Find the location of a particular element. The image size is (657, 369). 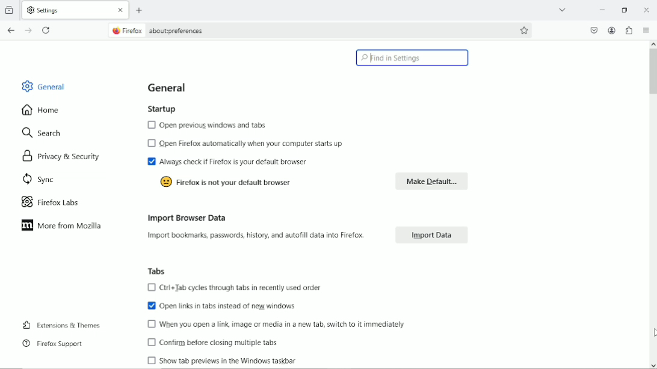

Cursor is located at coordinates (652, 333).